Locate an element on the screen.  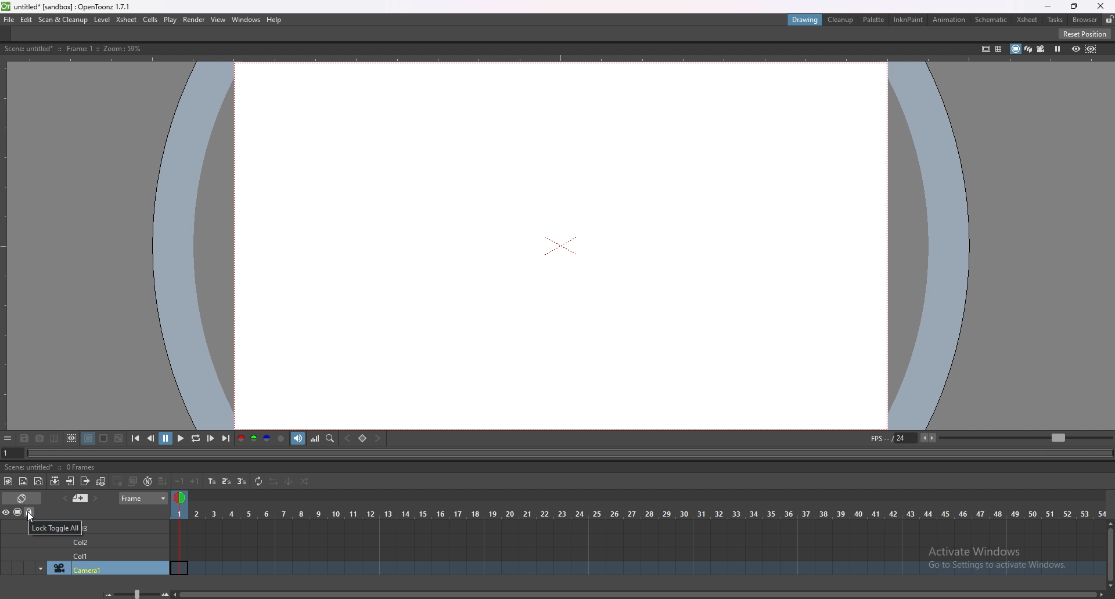
reset position is located at coordinates (1085, 34).